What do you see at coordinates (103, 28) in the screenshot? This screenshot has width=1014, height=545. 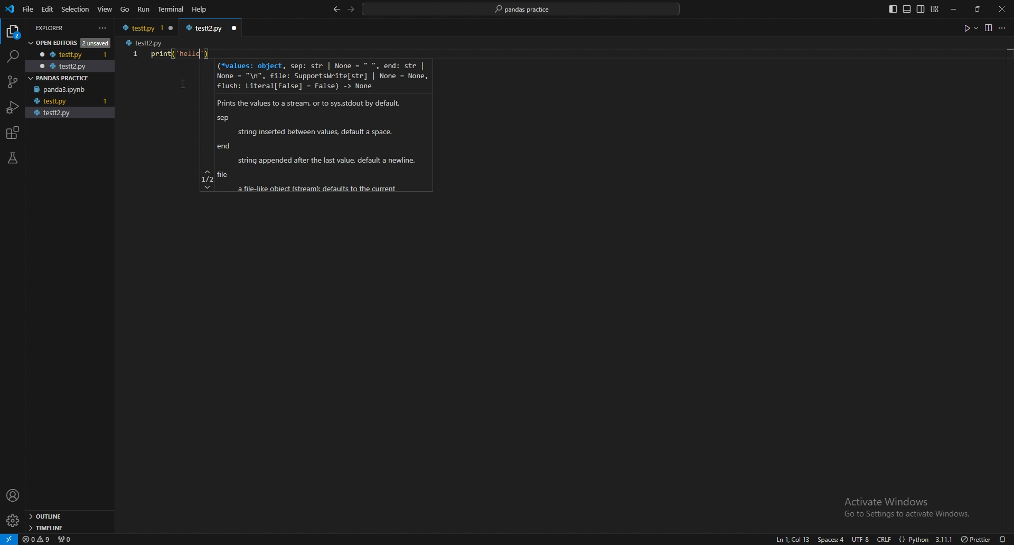 I see `more actions` at bounding box center [103, 28].